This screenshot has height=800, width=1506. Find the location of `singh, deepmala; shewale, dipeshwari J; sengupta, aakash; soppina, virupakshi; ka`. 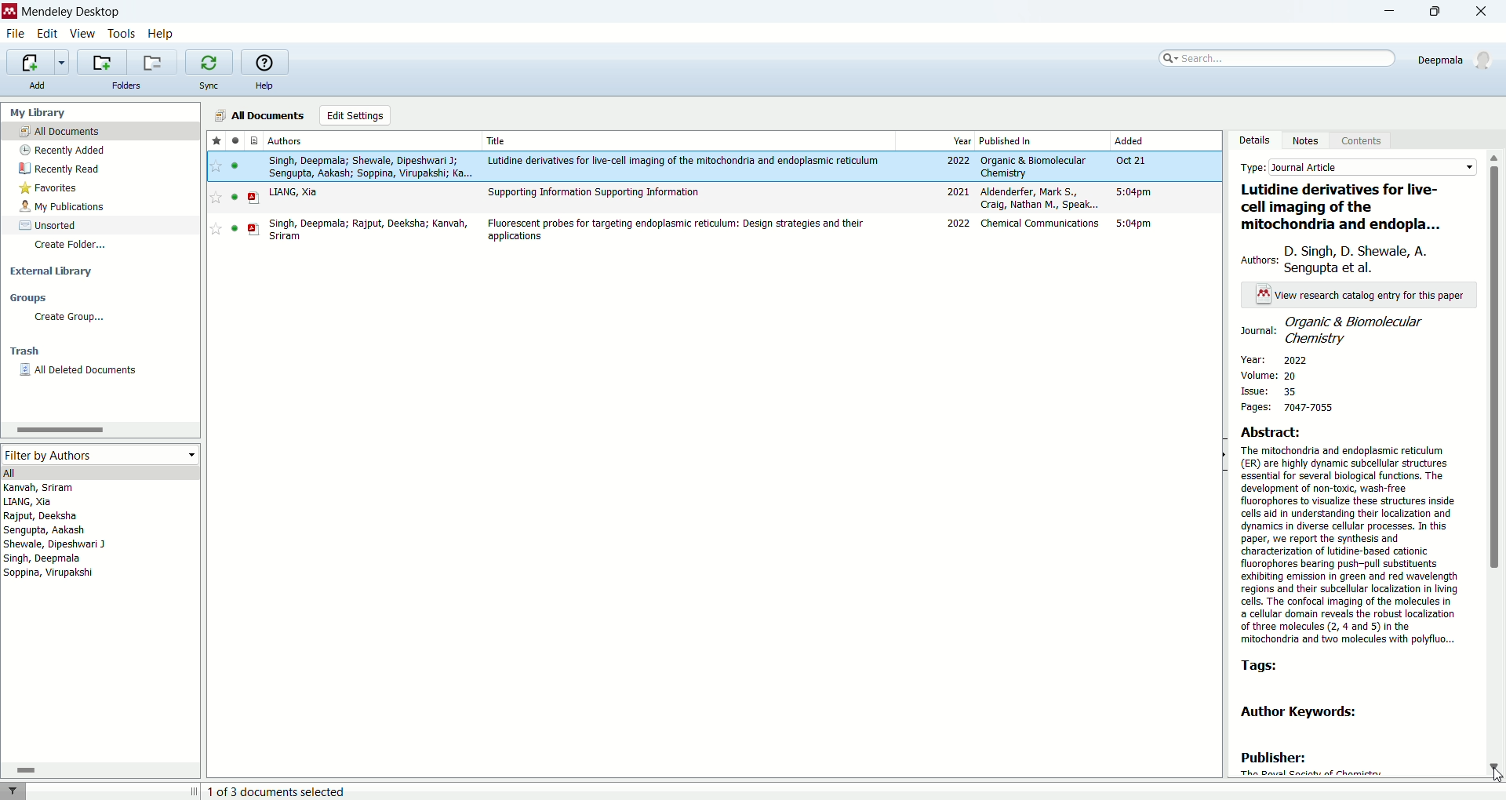

singh, deepmala; shewale, dipeshwari J; sengupta, aakash; soppina, virupakshi; ka is located at coordinates (370, 167).